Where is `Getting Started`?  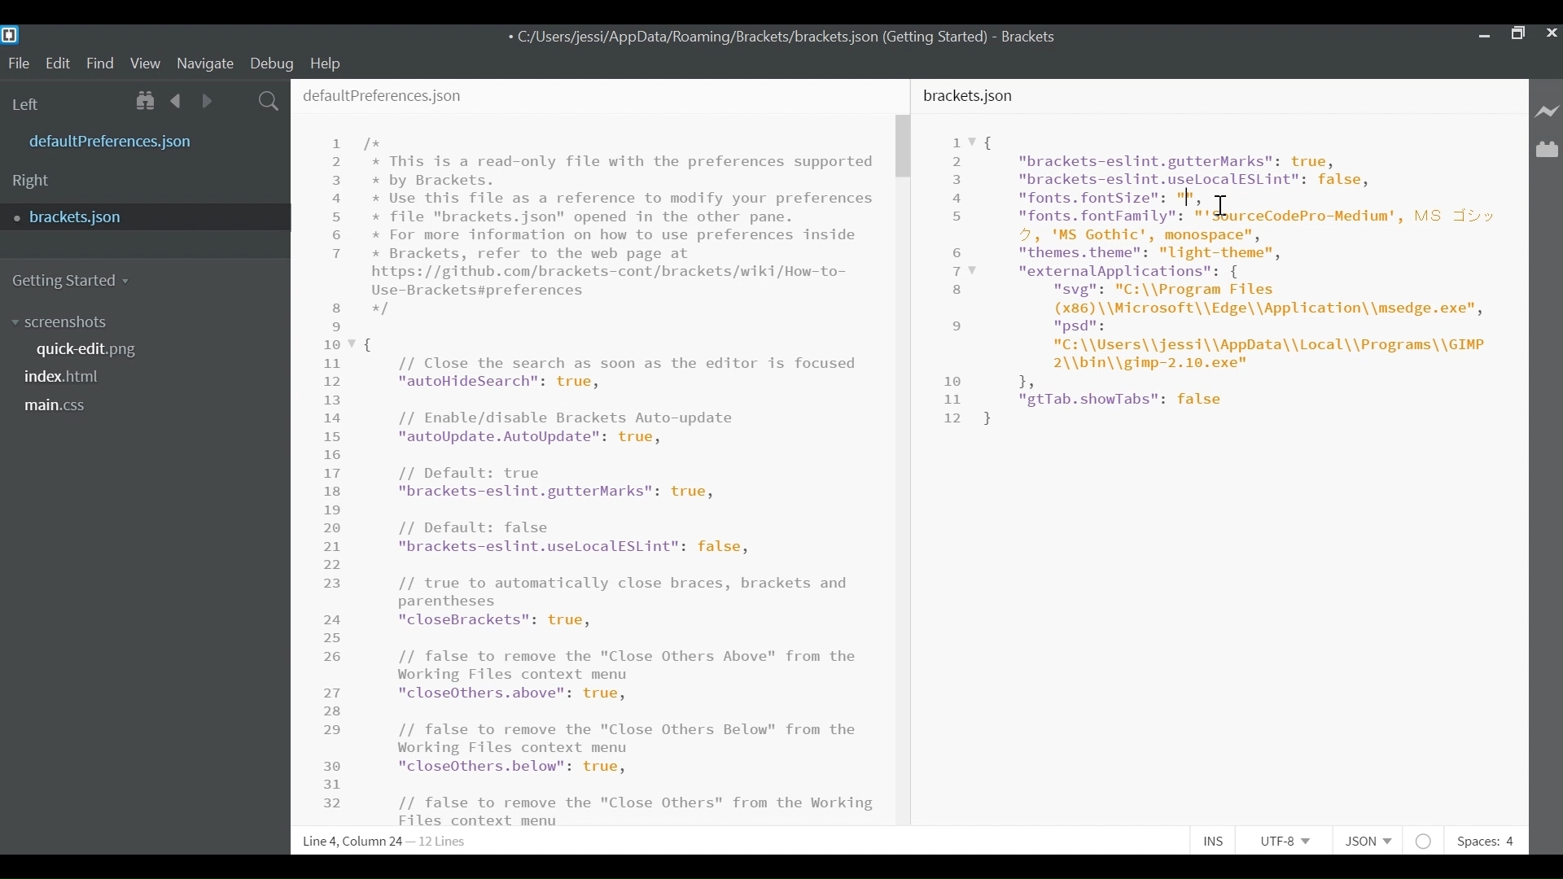
Getting Started is located at coordinates (74, 278).